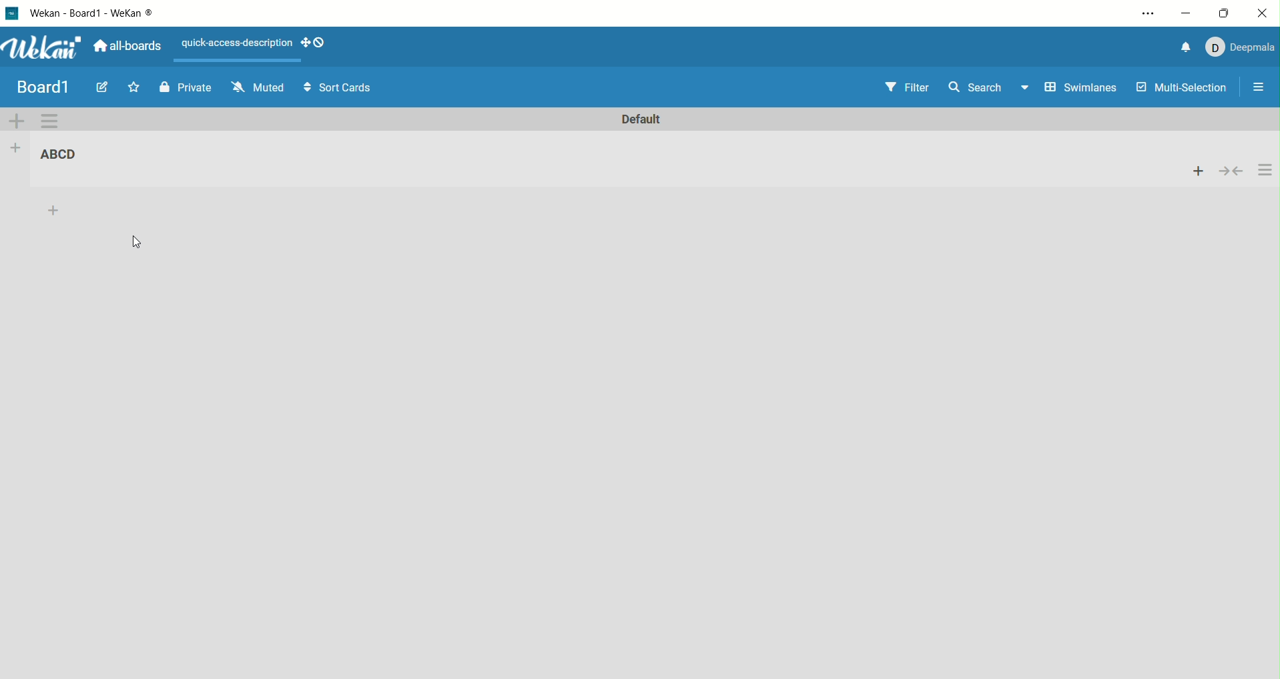  What do you see at coordinates (1148, 13) in the screenshot?
I see `settings and more` at bounding box center [1148, 13].